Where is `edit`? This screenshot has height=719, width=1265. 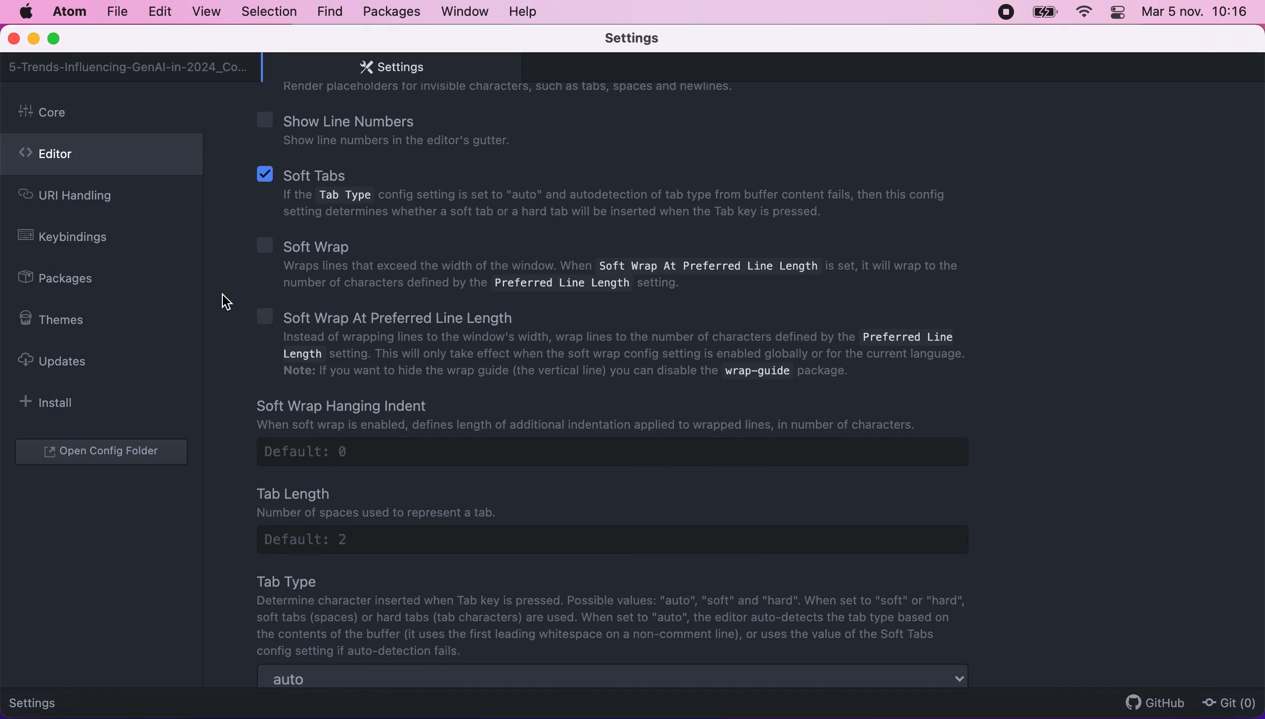
edit is located at coordinates (159, 12).